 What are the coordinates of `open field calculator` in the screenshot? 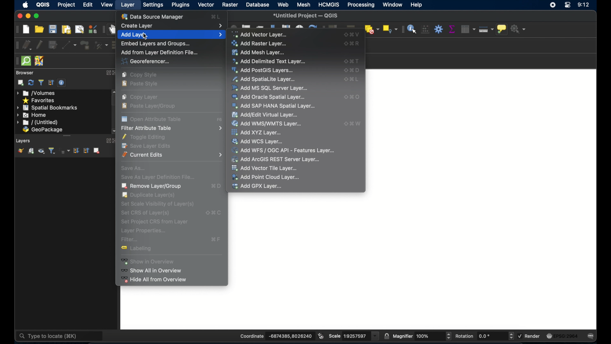 It's located at (425, 29).